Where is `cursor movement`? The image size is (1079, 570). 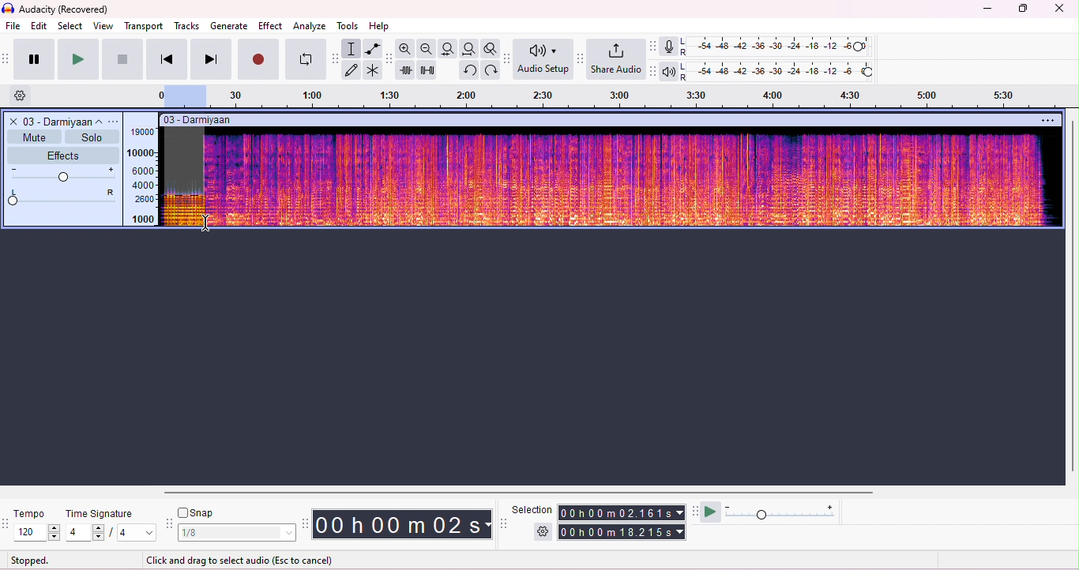
cursor movement is located at coordinates (207, 223).